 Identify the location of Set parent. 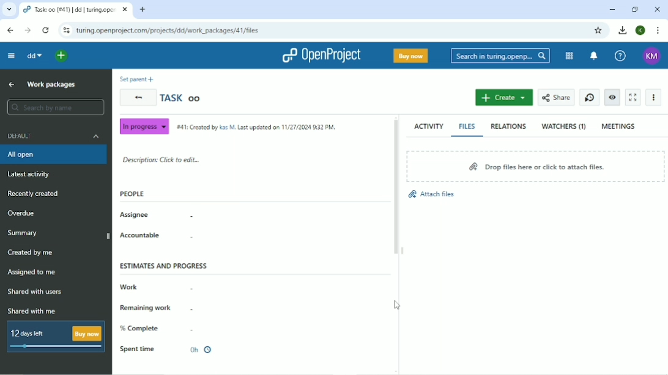
(136, 79).